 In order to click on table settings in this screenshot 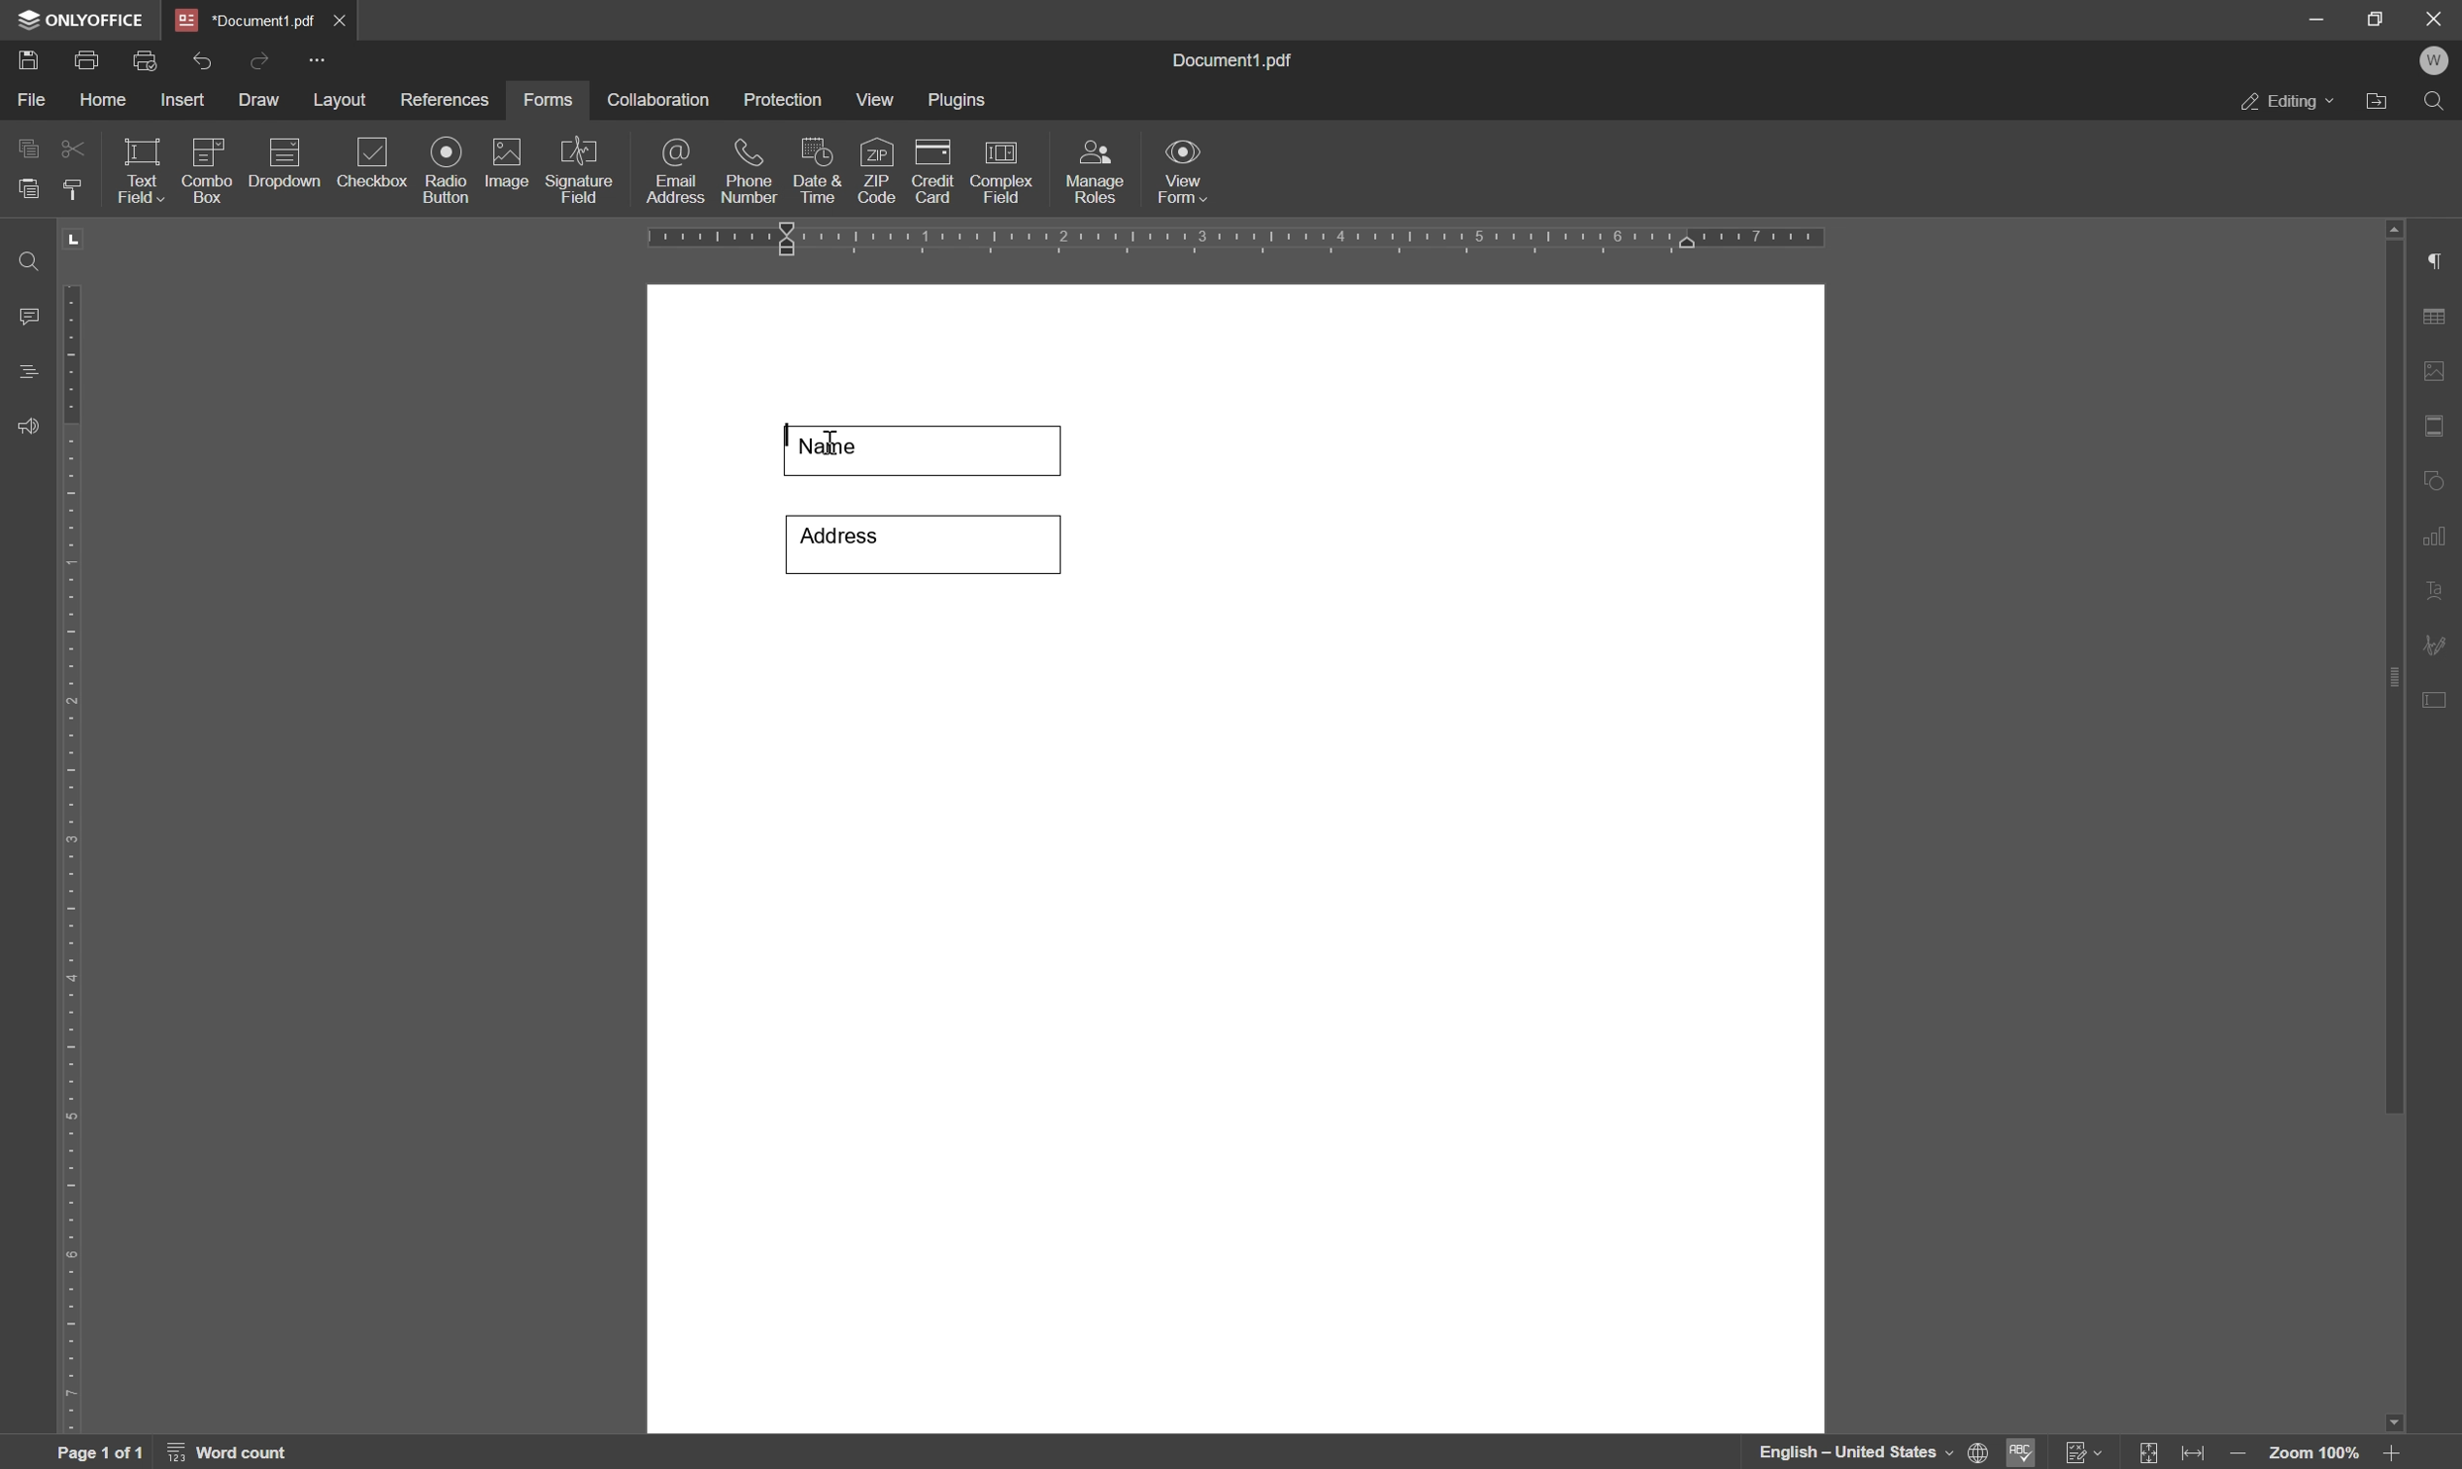, I will do `click(2440, 318)`.